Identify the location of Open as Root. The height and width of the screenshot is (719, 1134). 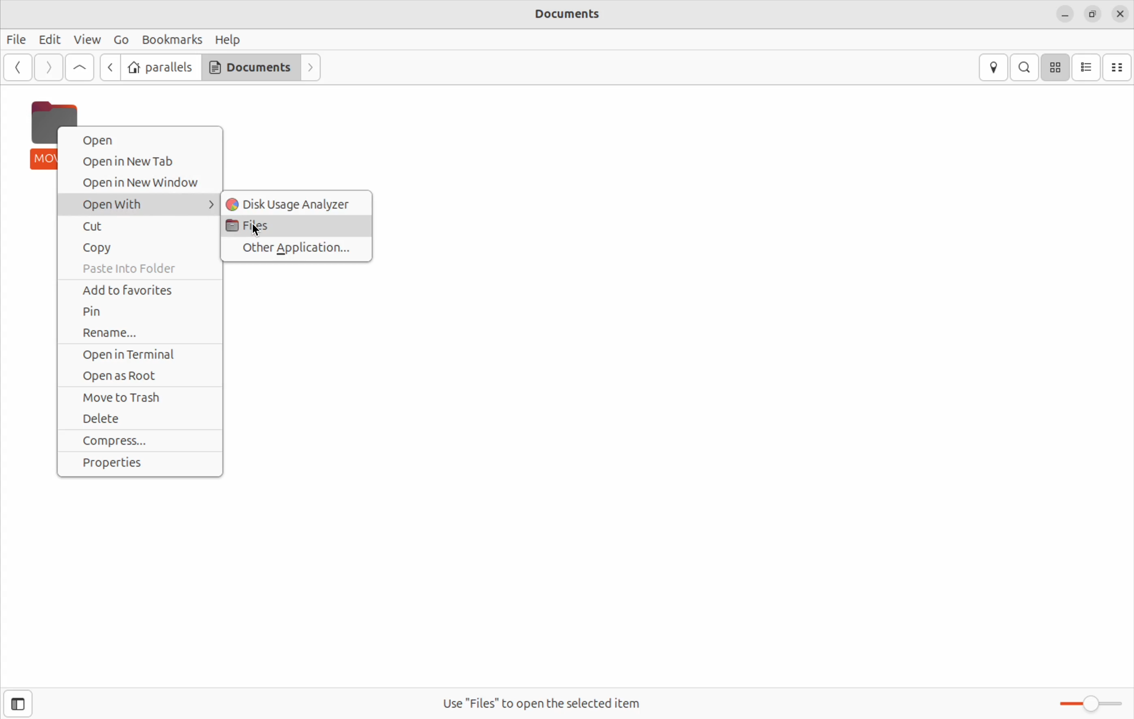
(140, 376).